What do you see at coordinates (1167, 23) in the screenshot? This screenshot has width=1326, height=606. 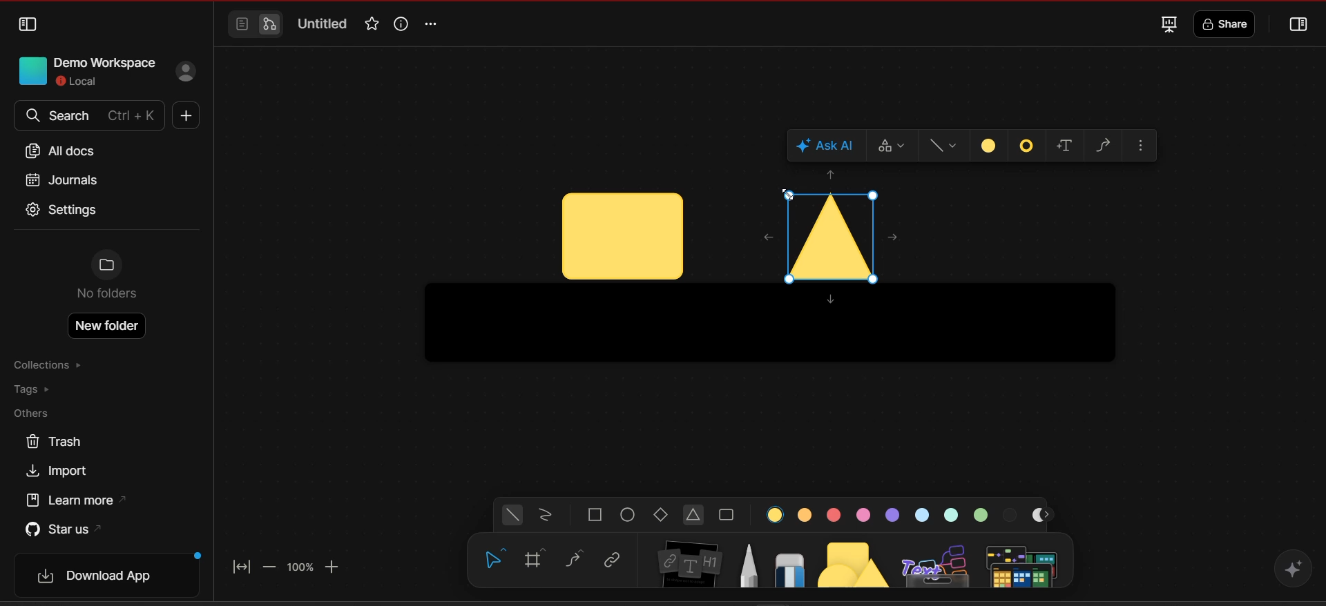 I see `fullscreen` at bounding box center [1167, 23].